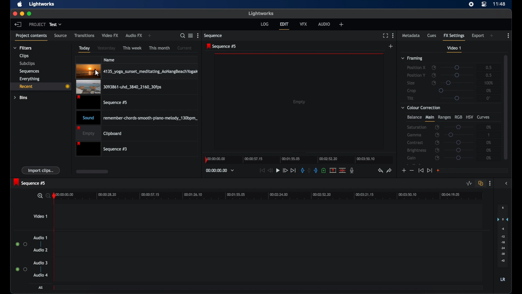 Image resolution: width=522 pixels, height=294 pixels. What do you see at coordinates (56, 24) in the screenshot?
I see `test` at bounding box center [56, 24].